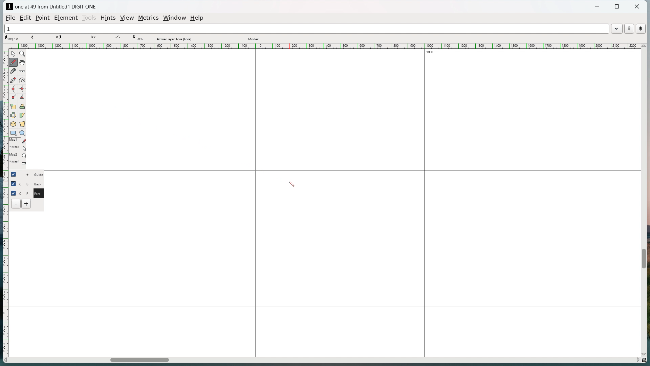 The image size is (650, 366). Describe the element at coordinates (139, 361) in the screenshot. I see `horizontal scrollbar` at that location.